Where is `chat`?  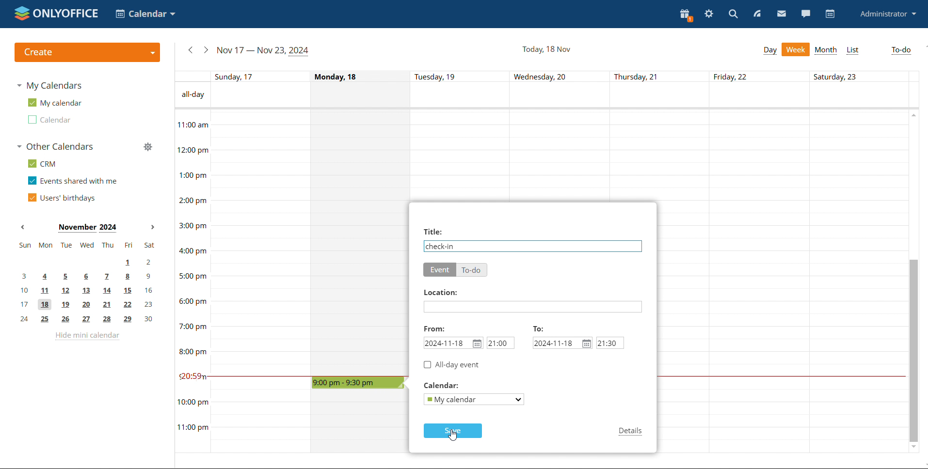 chat is located at coordinates (806, 14).